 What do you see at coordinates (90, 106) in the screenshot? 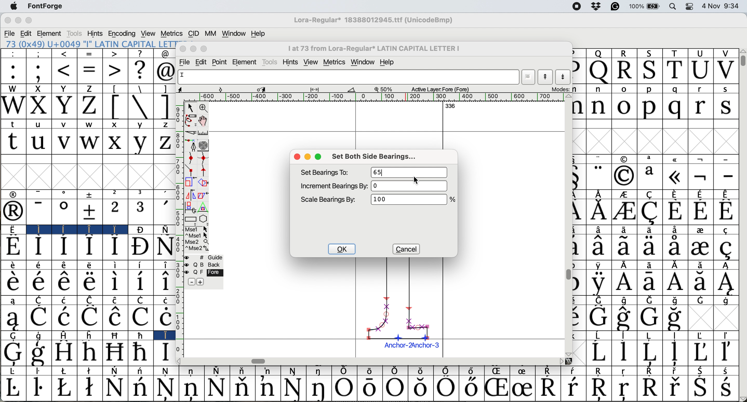
I see `Z` at bounding box center [90, 106].